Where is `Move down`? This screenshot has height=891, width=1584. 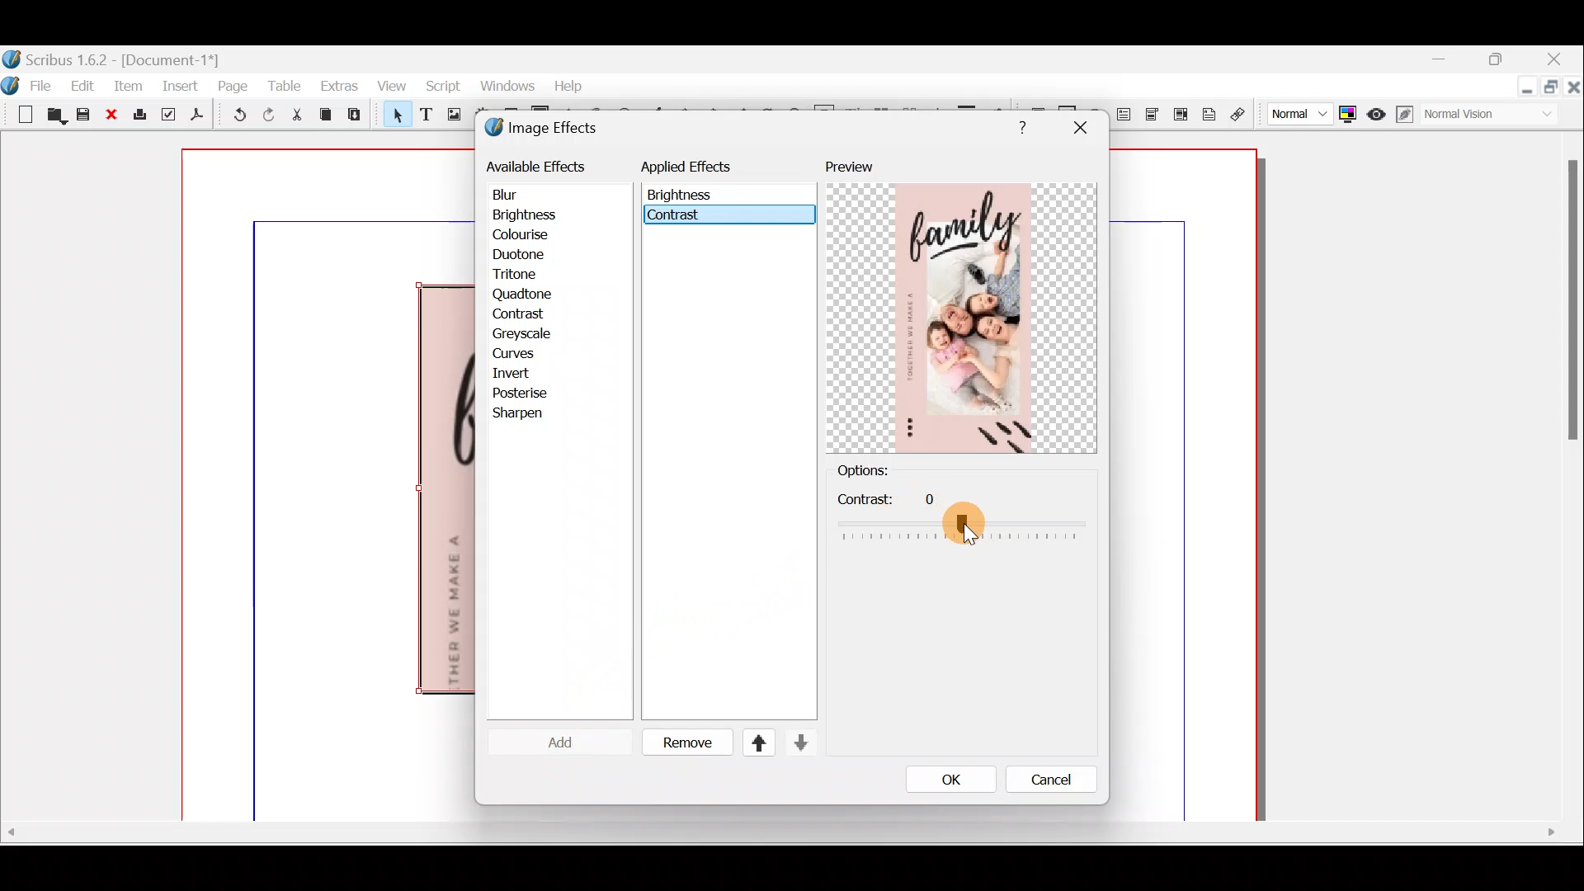 Move down is located at coordinates (799, 742).